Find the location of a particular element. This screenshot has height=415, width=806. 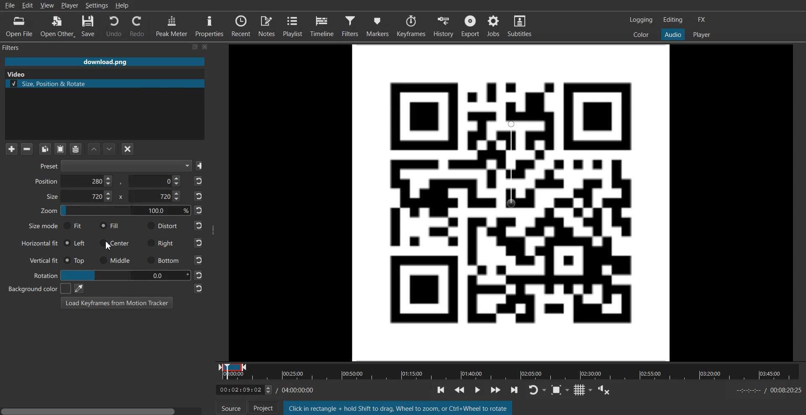

Project is located at coordinates (261, 408).